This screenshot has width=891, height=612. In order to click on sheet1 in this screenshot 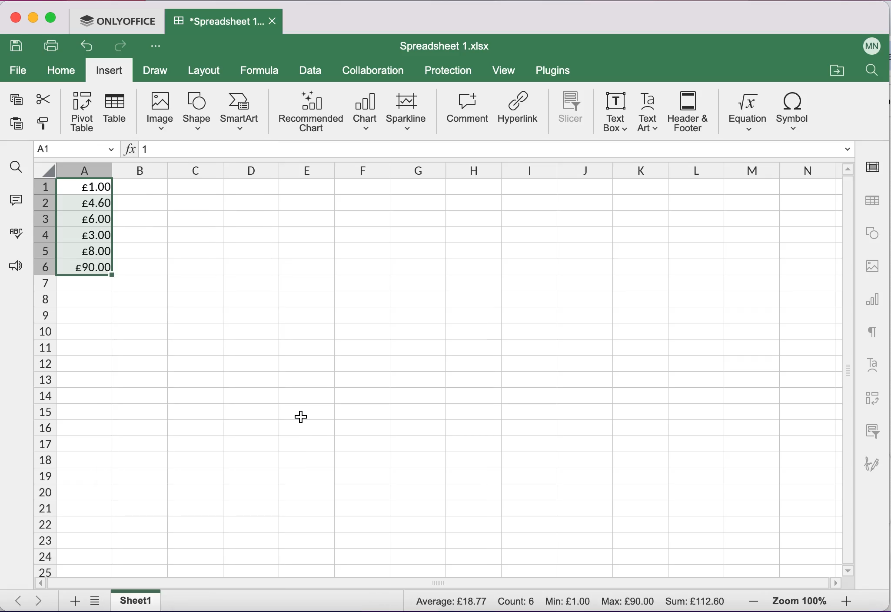, I will do `click(135, 601)`.